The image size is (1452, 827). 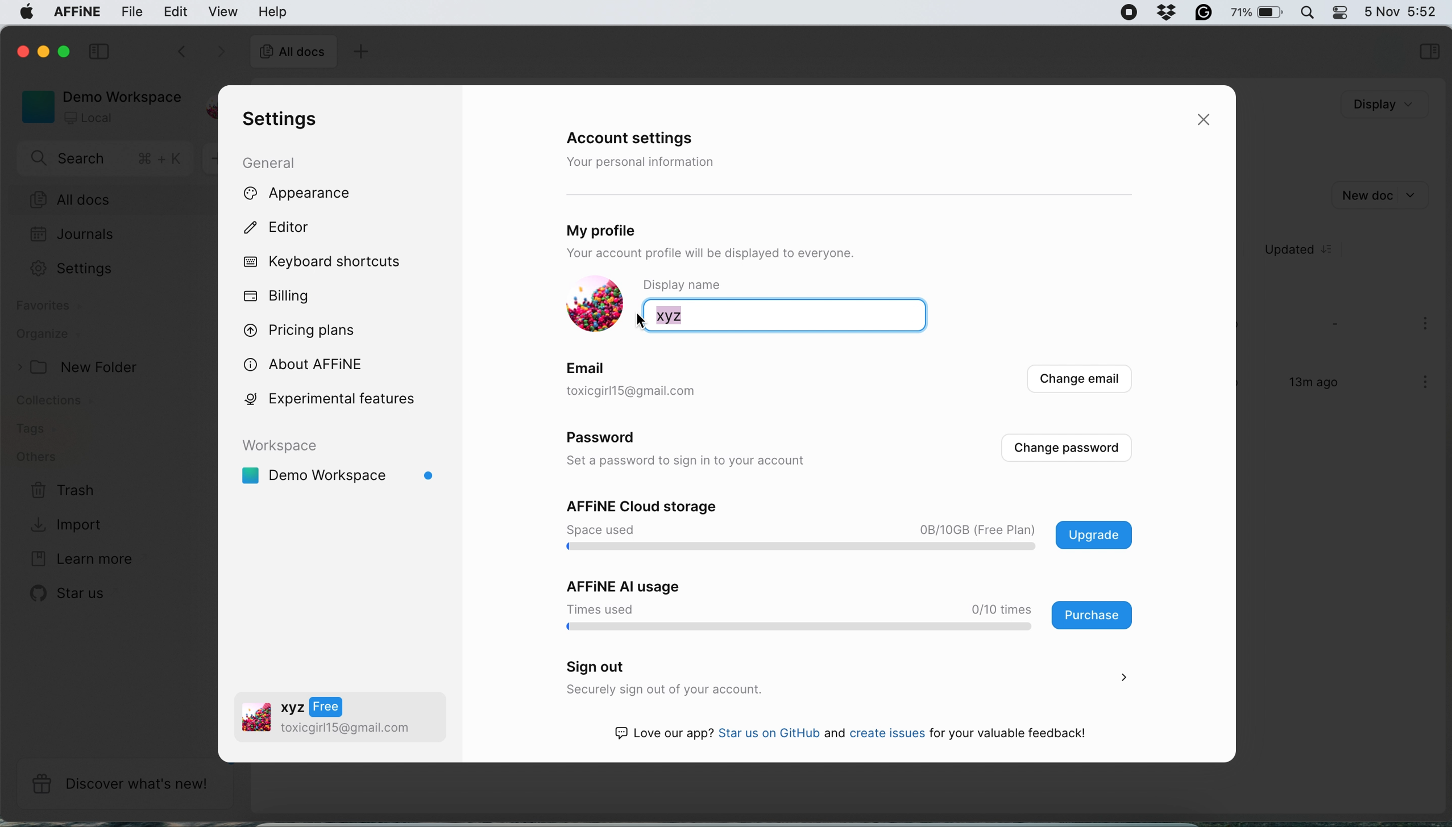 I want to click on keyboard shortcuts, so click(x=327, y=262).